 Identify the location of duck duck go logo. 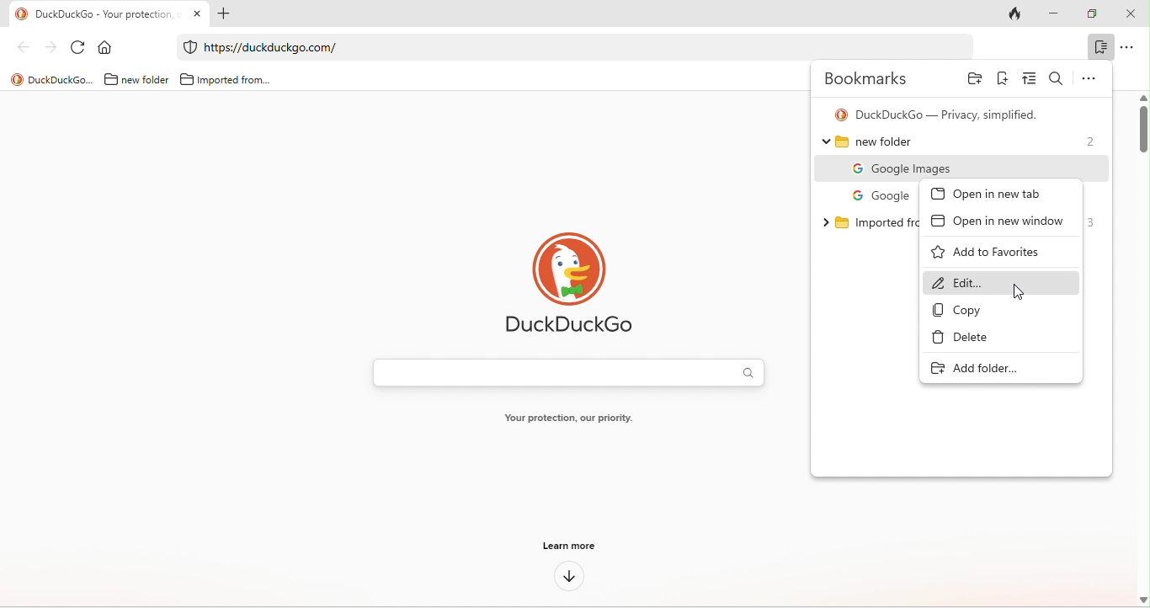
(569, 285).